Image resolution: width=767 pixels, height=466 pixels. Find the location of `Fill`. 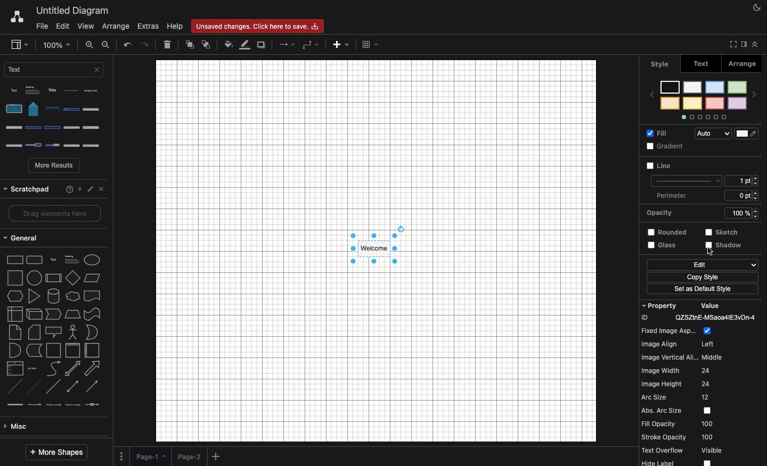

Fill is located at coordinates (663, 135).